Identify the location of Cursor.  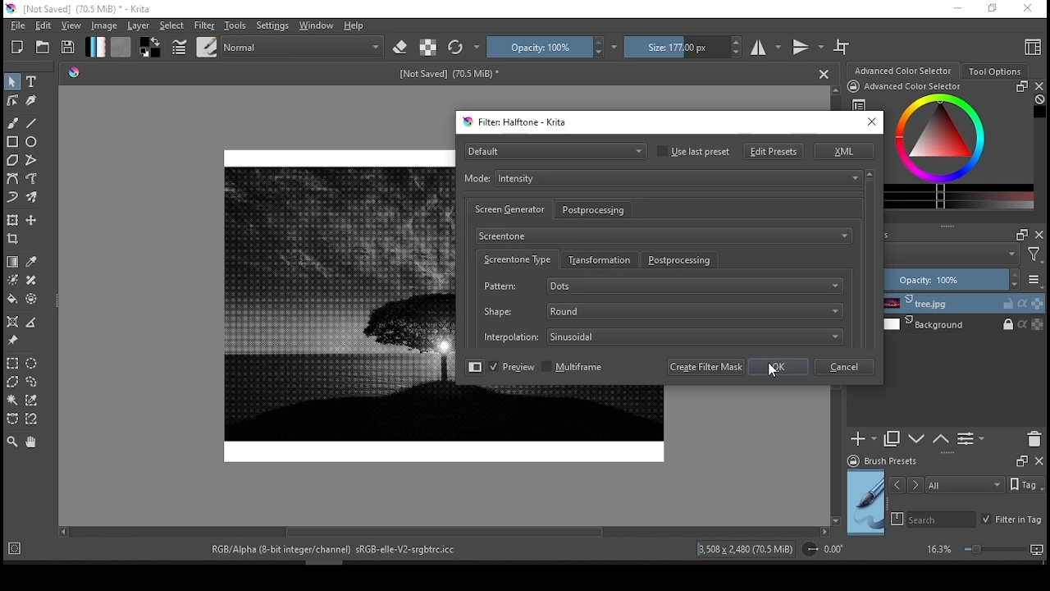
(776, 375).